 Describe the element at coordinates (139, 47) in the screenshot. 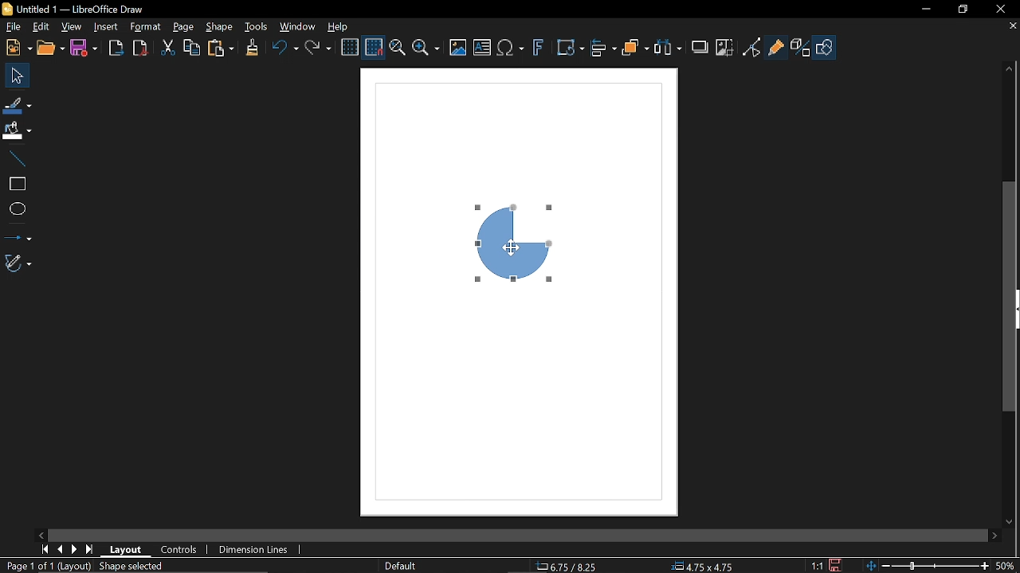

I see `Export to pdf` at that location.